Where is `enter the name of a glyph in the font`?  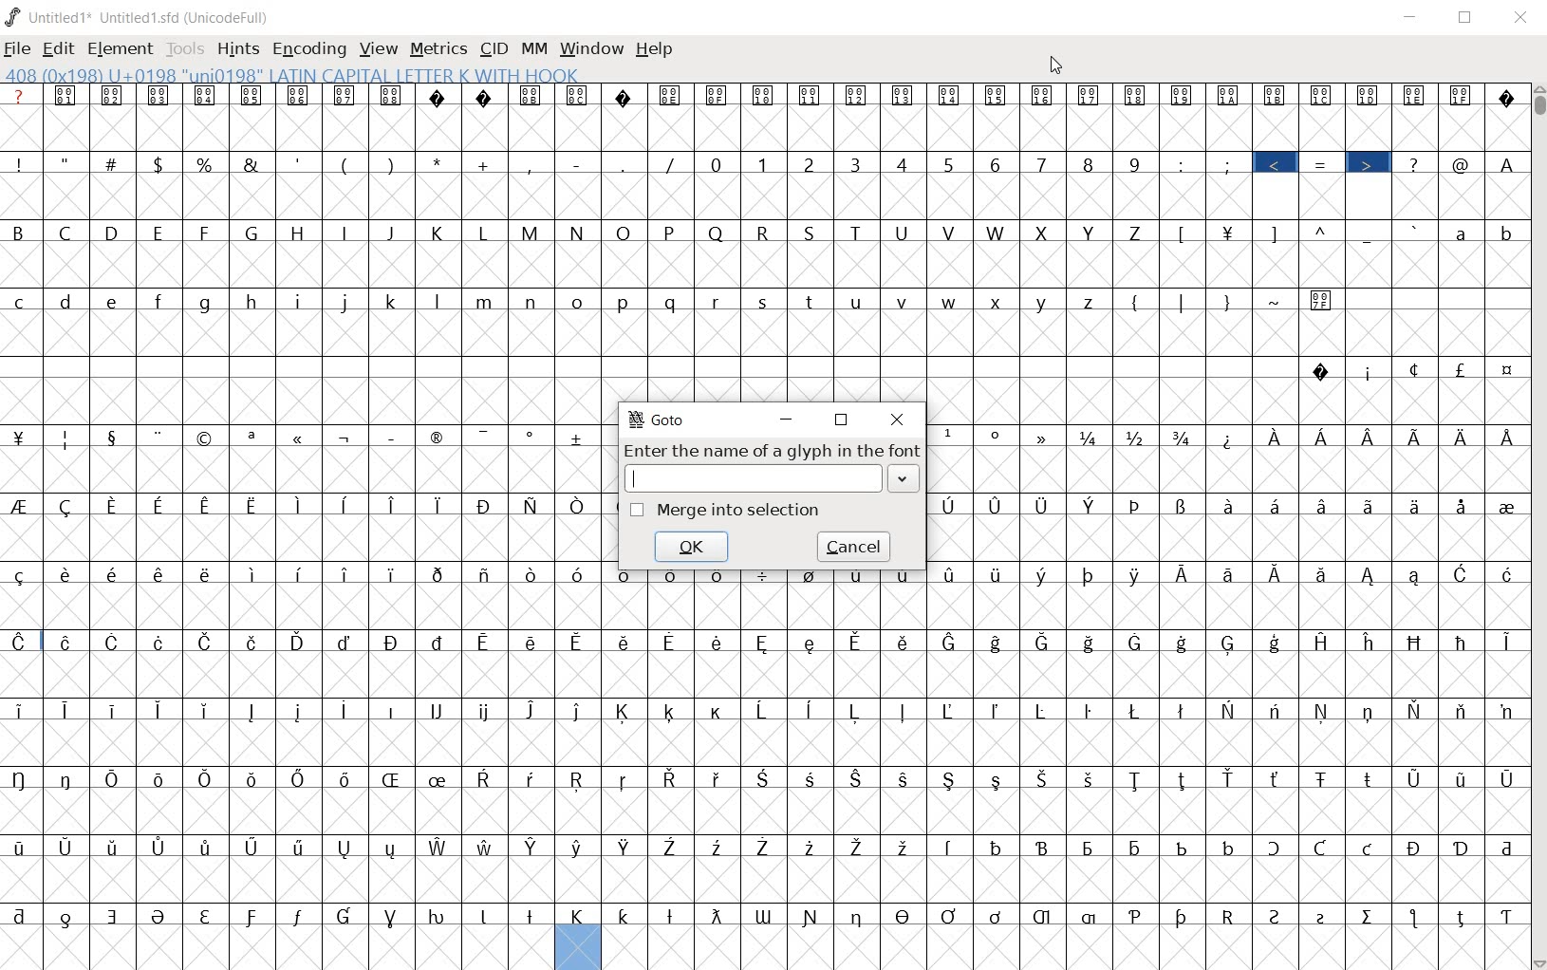
enter the name of a glyph in the font is located at coordinates (771, 451).